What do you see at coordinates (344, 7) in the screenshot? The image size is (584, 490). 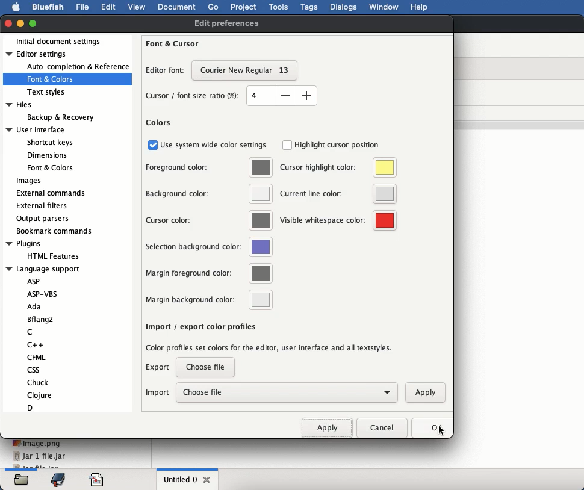 I see `dialogs` at bounding box center [344, 7].